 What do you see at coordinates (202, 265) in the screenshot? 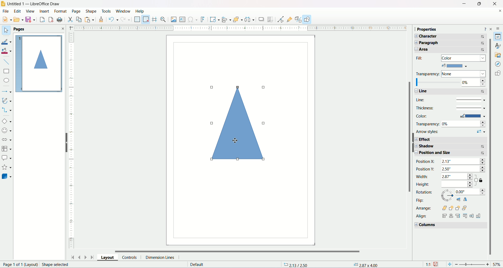
I see `Text` at bounding box center [202, 265].